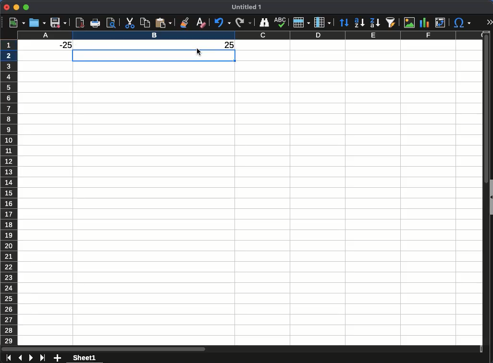 Image resolution: width=493 pixels, height=363 pixels. What do you see at coordinates (322, 22) in the screenshot?
I see `column` at bounding box center [322, 22].